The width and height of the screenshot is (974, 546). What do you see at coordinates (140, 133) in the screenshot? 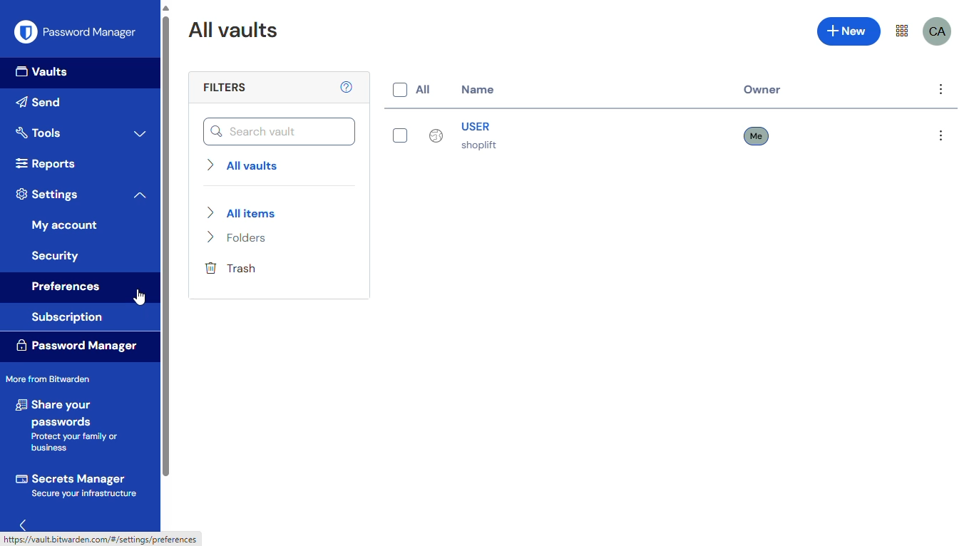
I see `toggle expand` at bounding box center [140, 133].